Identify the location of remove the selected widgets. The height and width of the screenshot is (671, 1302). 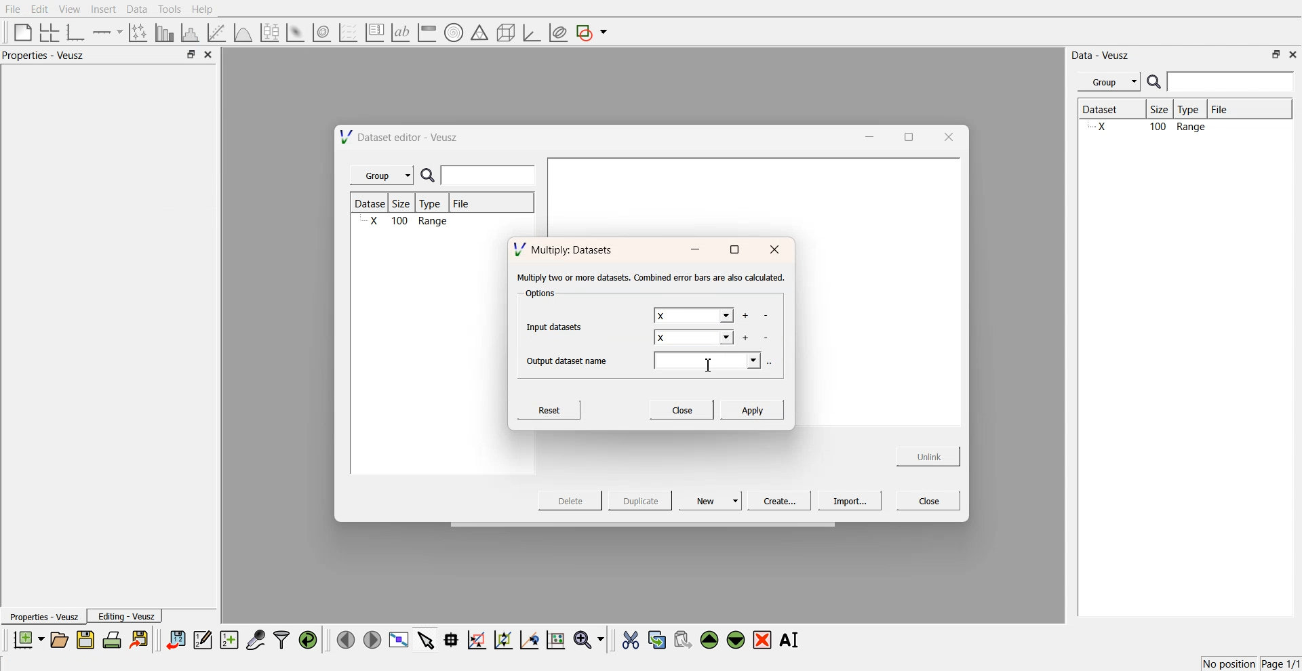
(764, 640).